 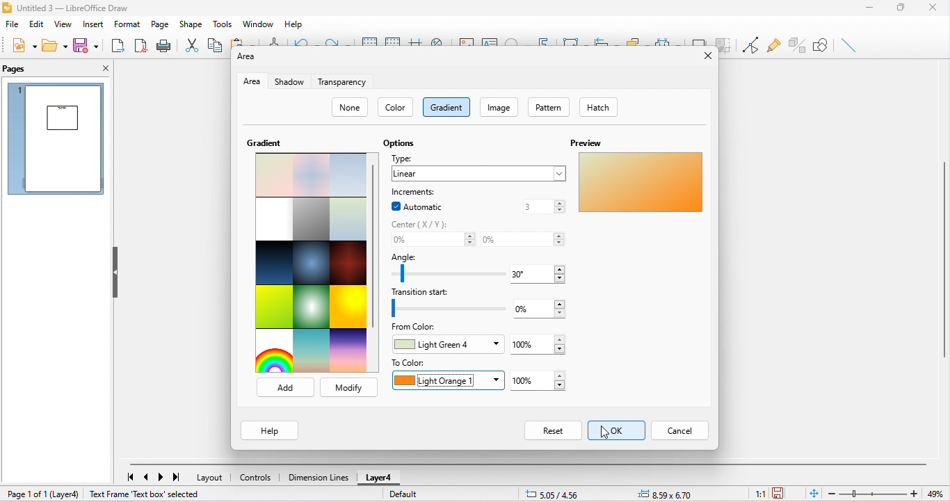 What do you see at coordinates (293, 25) in the screenshot?
I see `help` at bounding box center [293, 25].